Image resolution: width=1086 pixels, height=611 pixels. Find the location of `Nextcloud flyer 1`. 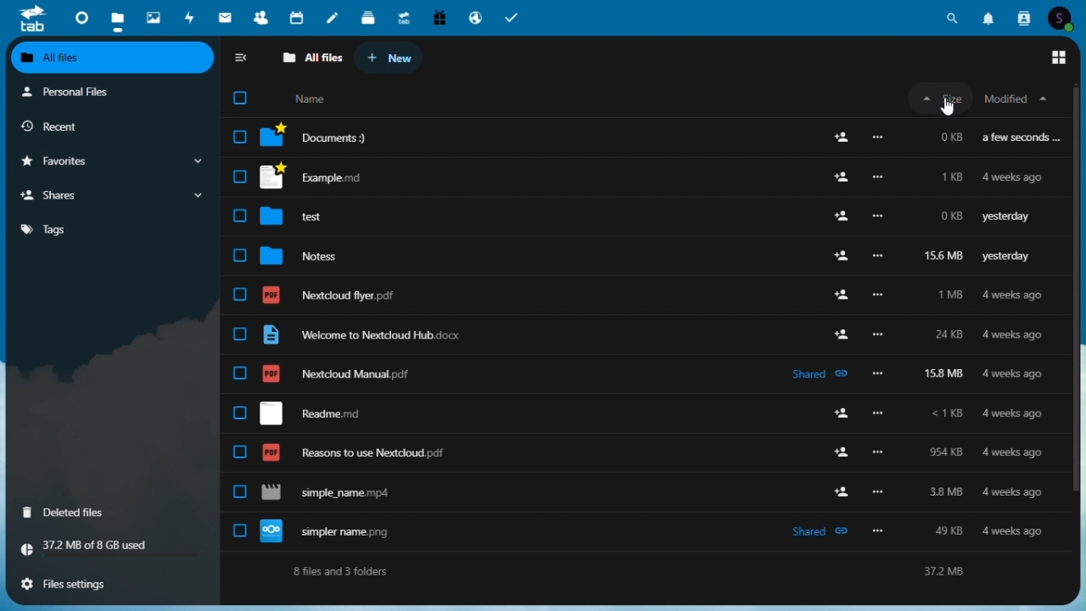

Nextcloud flyer 1 is located at coordinates (637, 294).